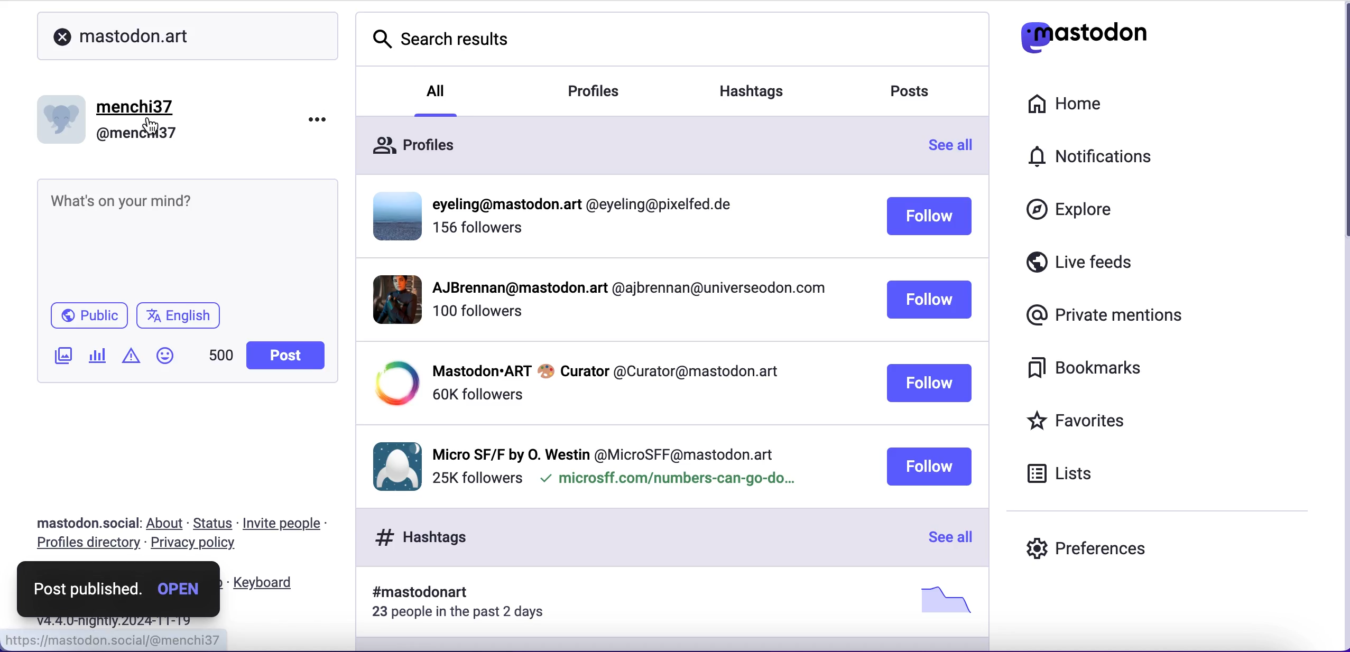  What do you see at coordinates (137, 107) in the screenshot?
I see `menchi37` at bounding box center [137, 107].